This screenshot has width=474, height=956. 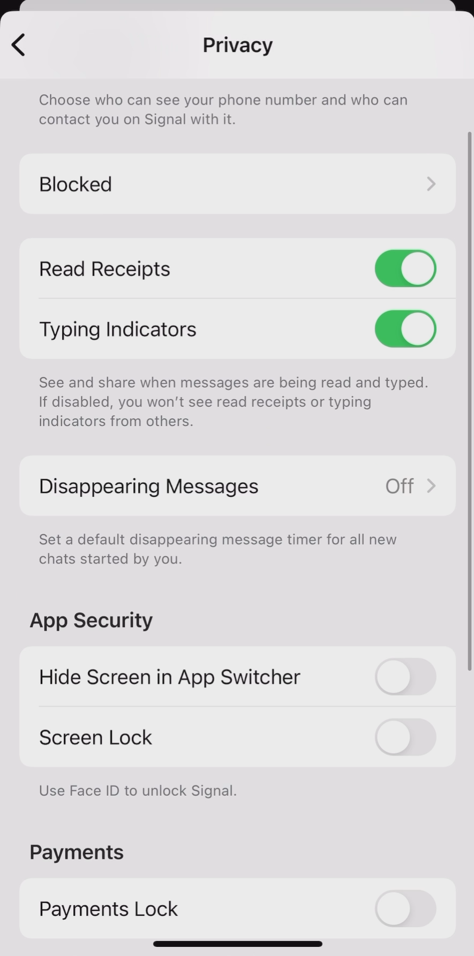 I want to click on informative text, so click(x=224, y=549).